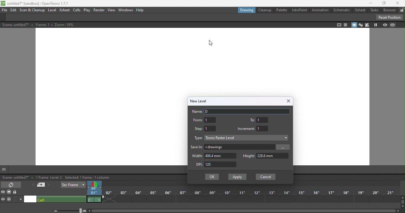  Describe the element at coordinates (49, 185) in the screenshot. I see `Next memo` at that location.